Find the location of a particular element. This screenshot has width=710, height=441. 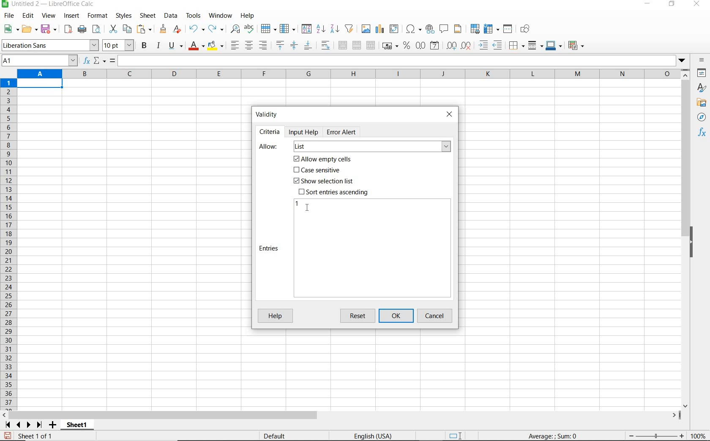

clear direct formatting is located at coordinates (178, 29).